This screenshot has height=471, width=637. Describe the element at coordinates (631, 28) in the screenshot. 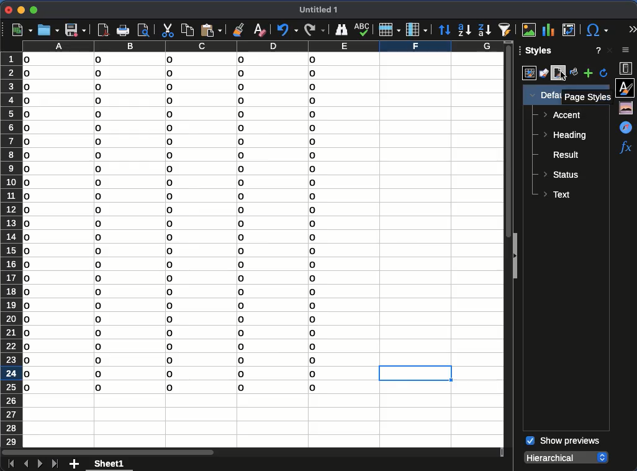

I see `expand` at that location.